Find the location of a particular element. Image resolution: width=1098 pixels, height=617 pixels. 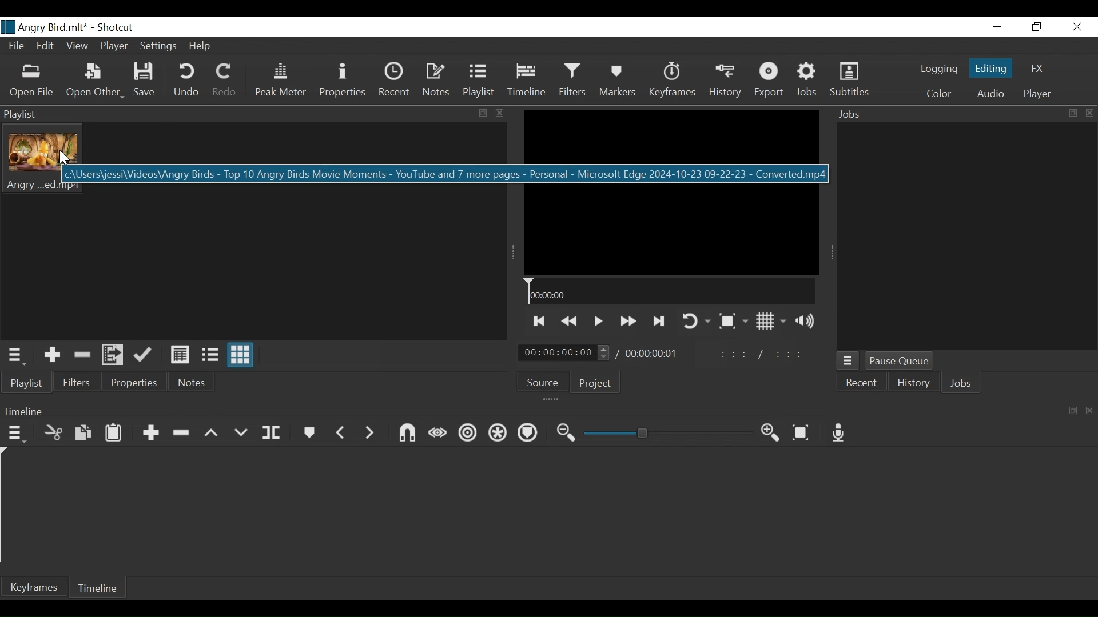

View as details is located at coordinates (180, 355).